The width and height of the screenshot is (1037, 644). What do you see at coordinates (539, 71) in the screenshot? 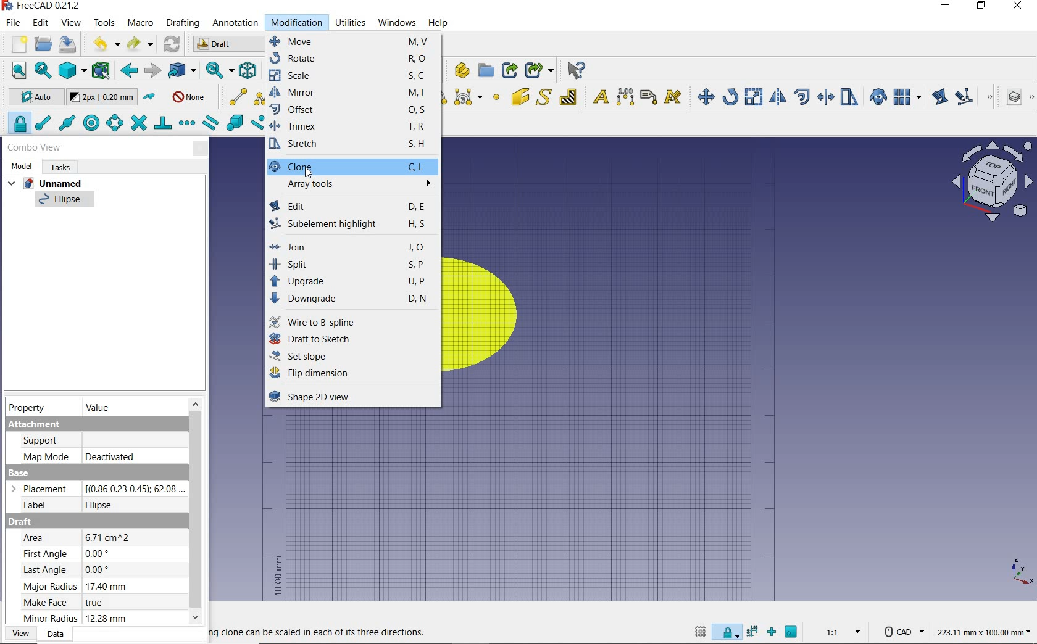
I see `make sub-link` at bounding box center [539, 71].